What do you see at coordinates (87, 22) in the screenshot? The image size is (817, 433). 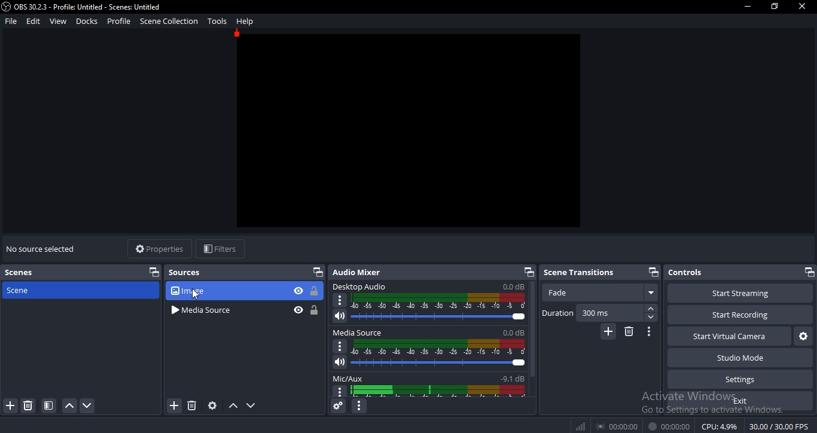 I see `docks` at bounding box center [87, 22].